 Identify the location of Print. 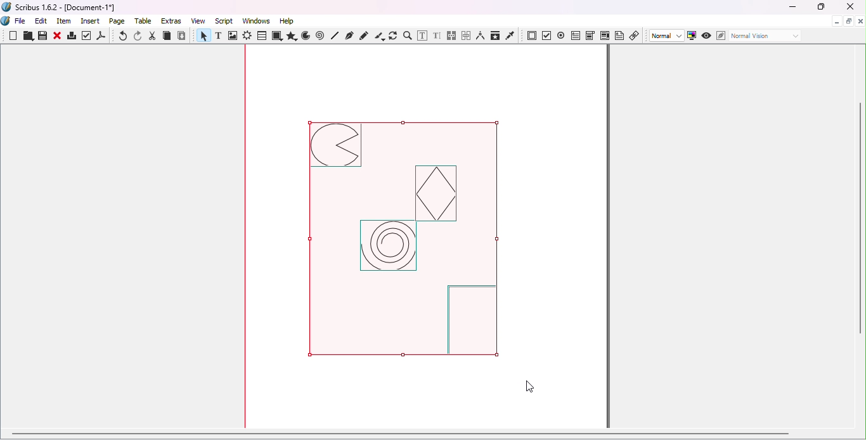
(71, 37).